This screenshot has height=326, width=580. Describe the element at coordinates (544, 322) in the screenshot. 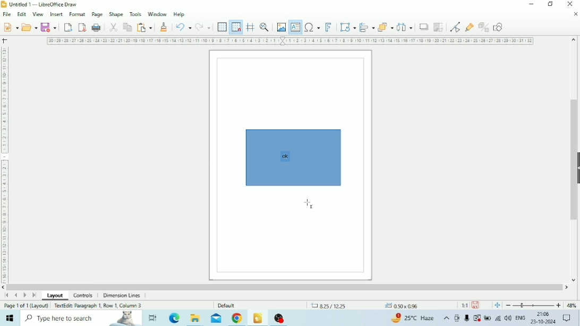

I see `Date` at that location.